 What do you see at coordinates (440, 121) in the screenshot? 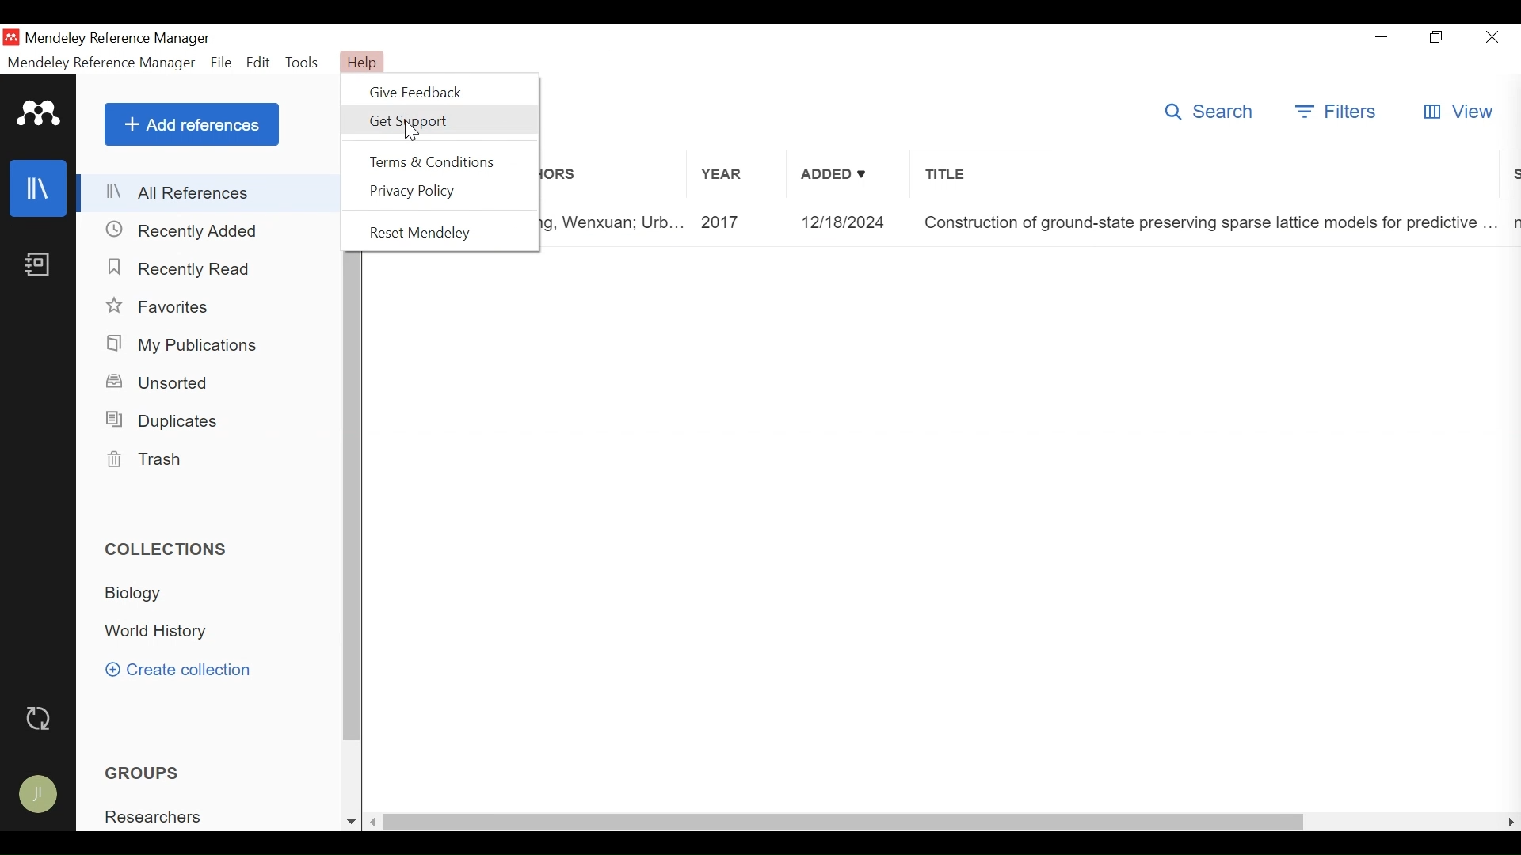
I see `Get Support` at bounding box center [440, 121].